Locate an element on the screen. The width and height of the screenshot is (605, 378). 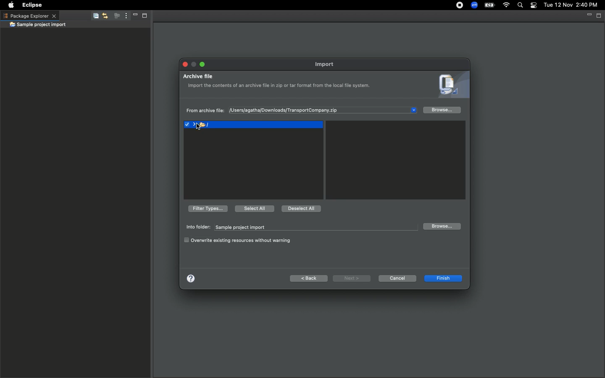
import is located at coordinates (327, 64).